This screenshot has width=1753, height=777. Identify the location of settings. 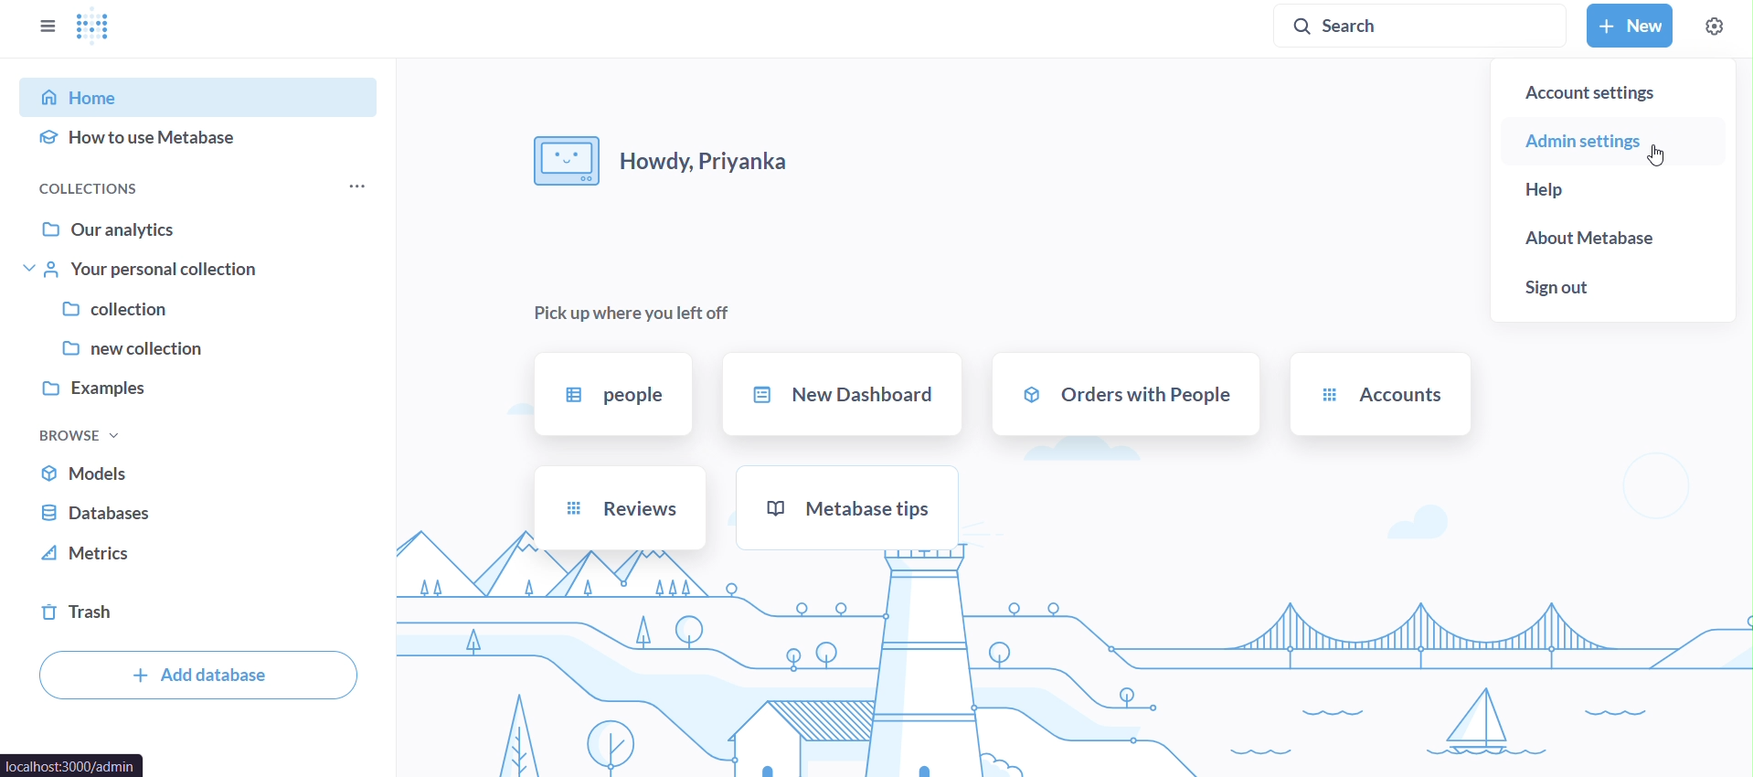
(1713, 26).